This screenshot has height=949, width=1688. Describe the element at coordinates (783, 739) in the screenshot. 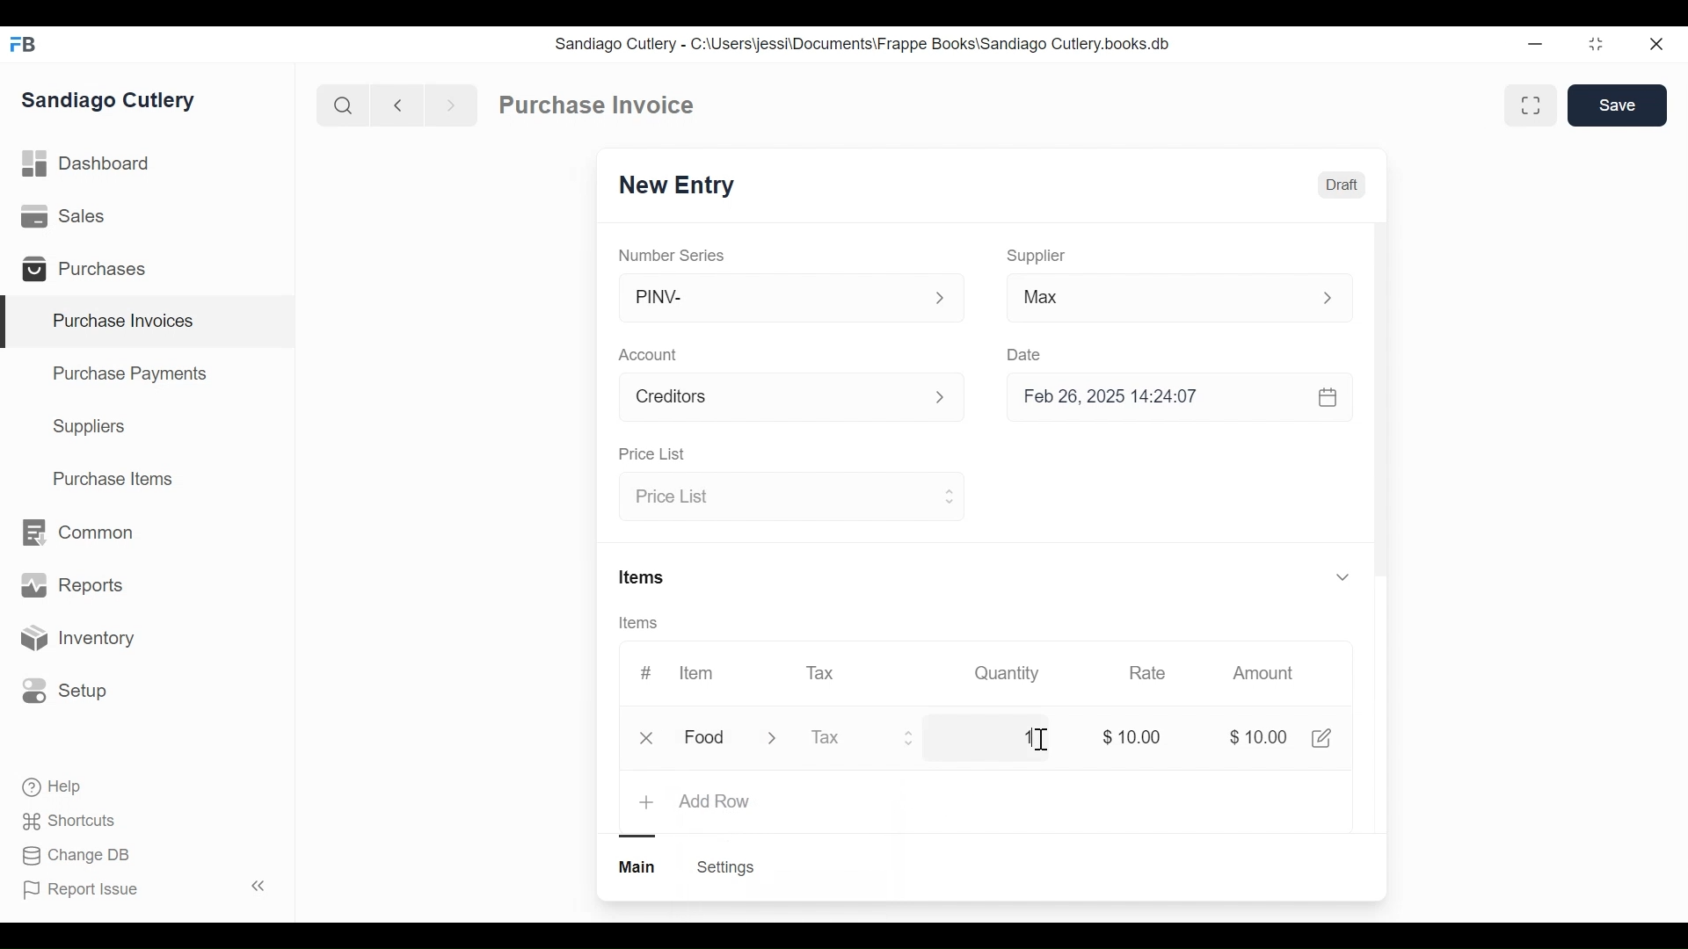

I see `Expand` at that location.